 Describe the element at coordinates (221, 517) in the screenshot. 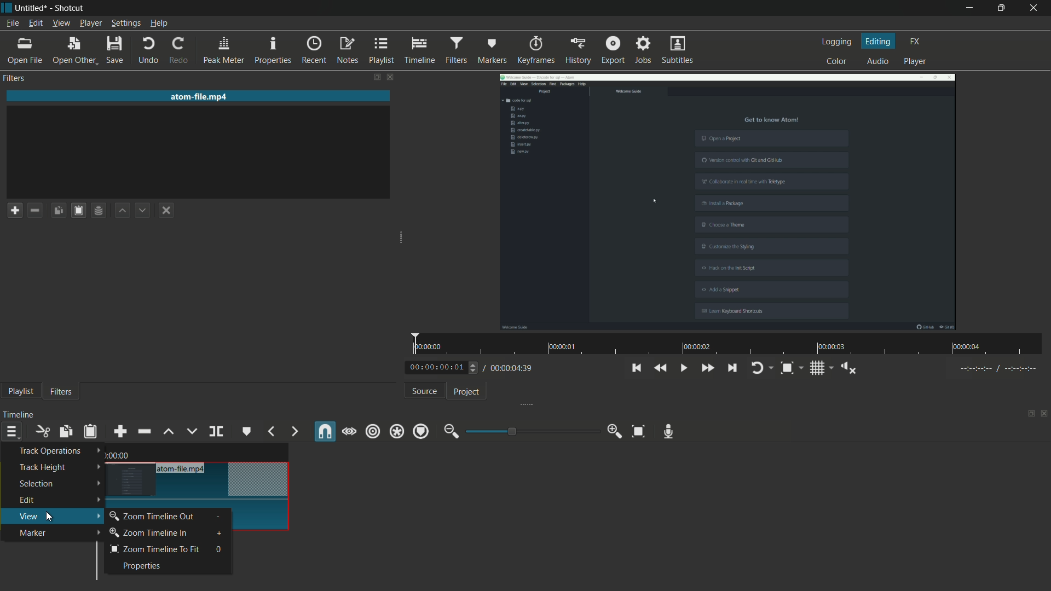

I see `-` at that location.